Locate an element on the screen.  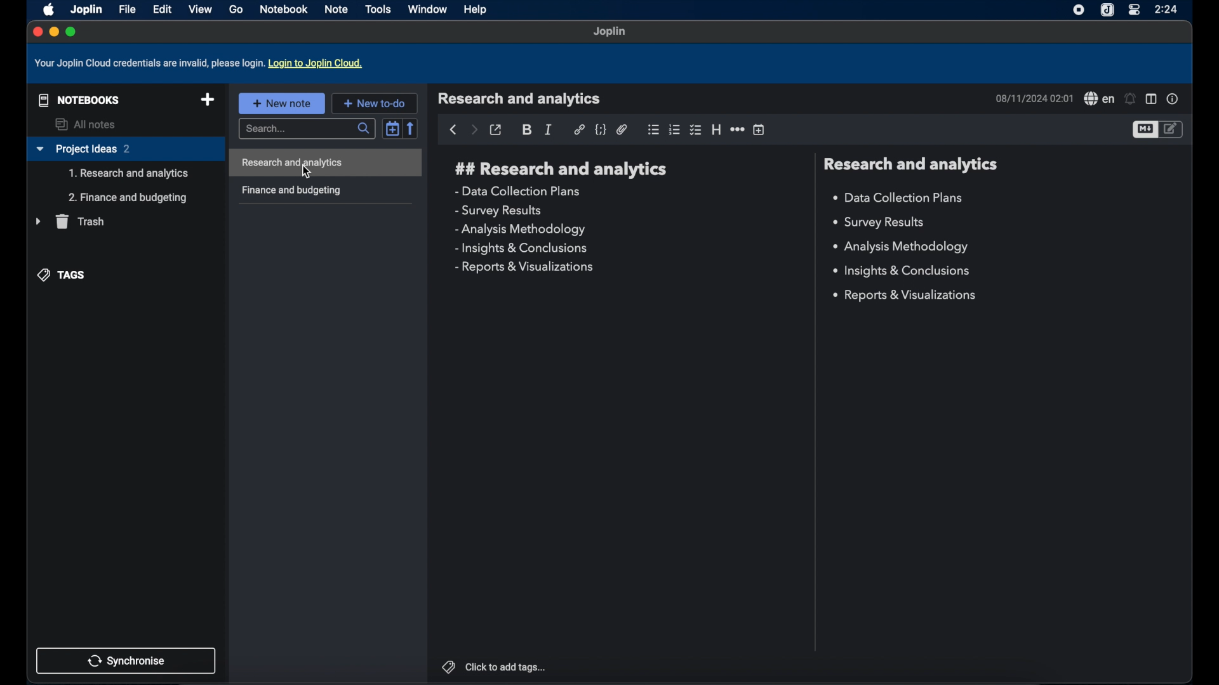
back is located at coordinates (453, 130).